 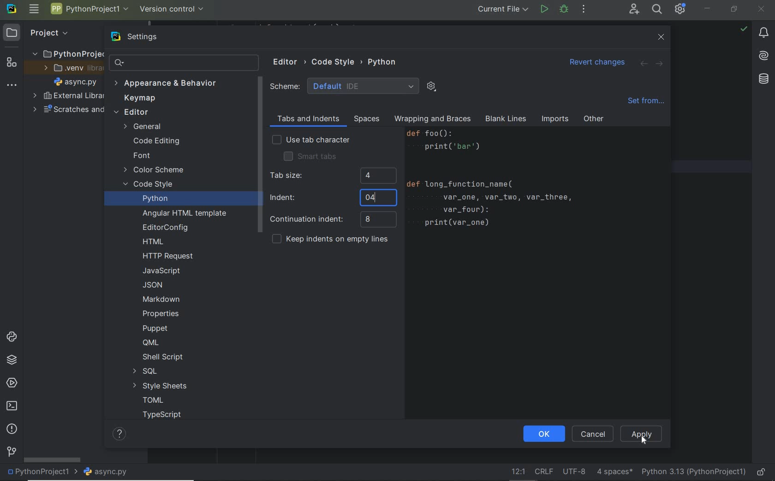 What do you see at coordinates (157, 328) in the screenshot?
I see `PUPPET` at bounding box center [157, 328].